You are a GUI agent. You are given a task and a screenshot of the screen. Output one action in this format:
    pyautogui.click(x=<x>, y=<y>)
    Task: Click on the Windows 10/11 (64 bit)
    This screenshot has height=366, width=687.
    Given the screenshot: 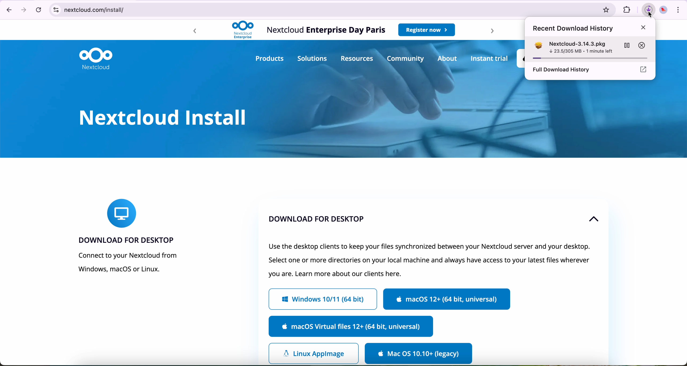 What is the action you would take?
    pyautogui.click(x=322, y=299)
    